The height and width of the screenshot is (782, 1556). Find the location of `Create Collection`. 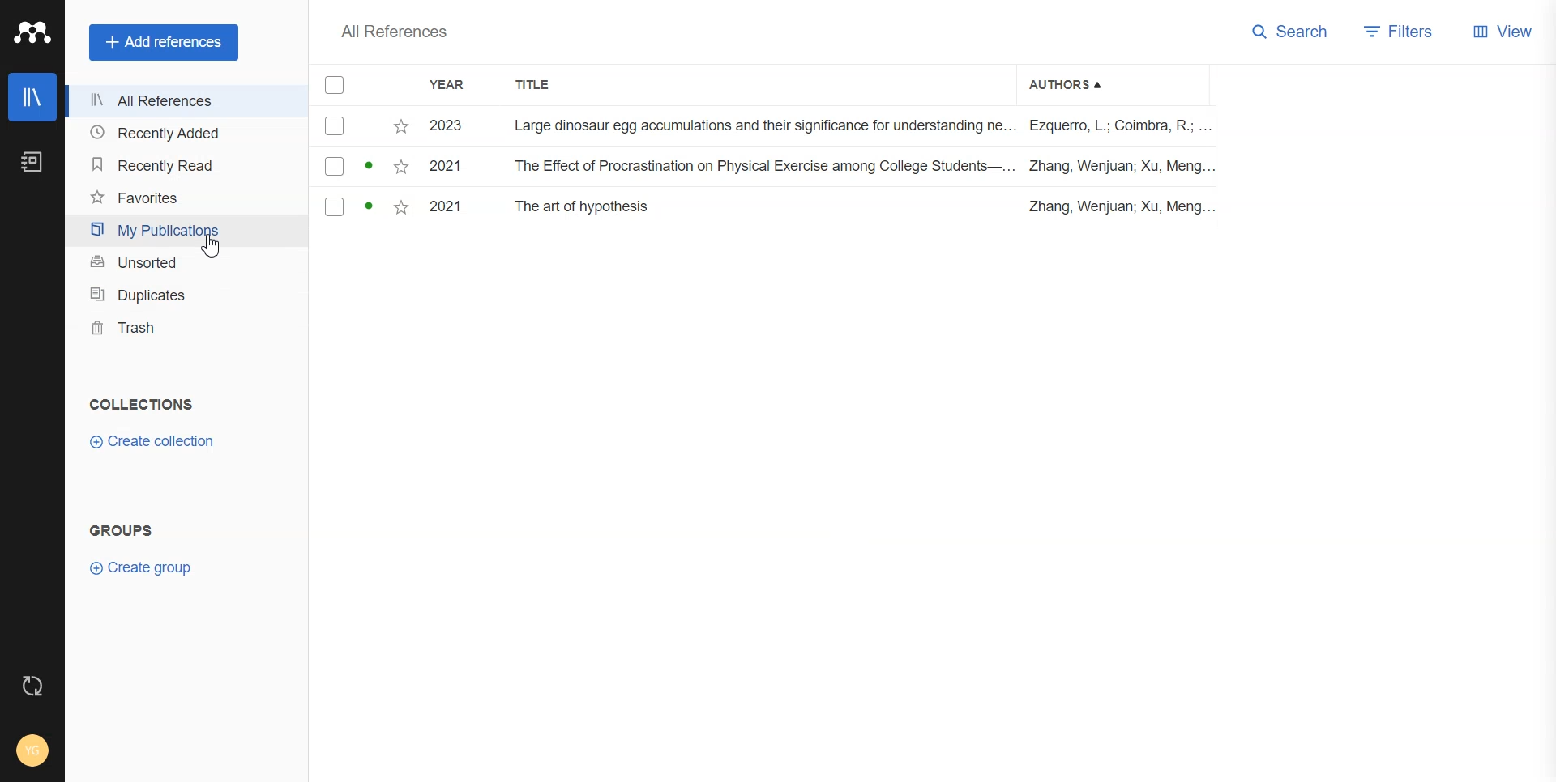

Create Collection is located at coordinates (152, 441).